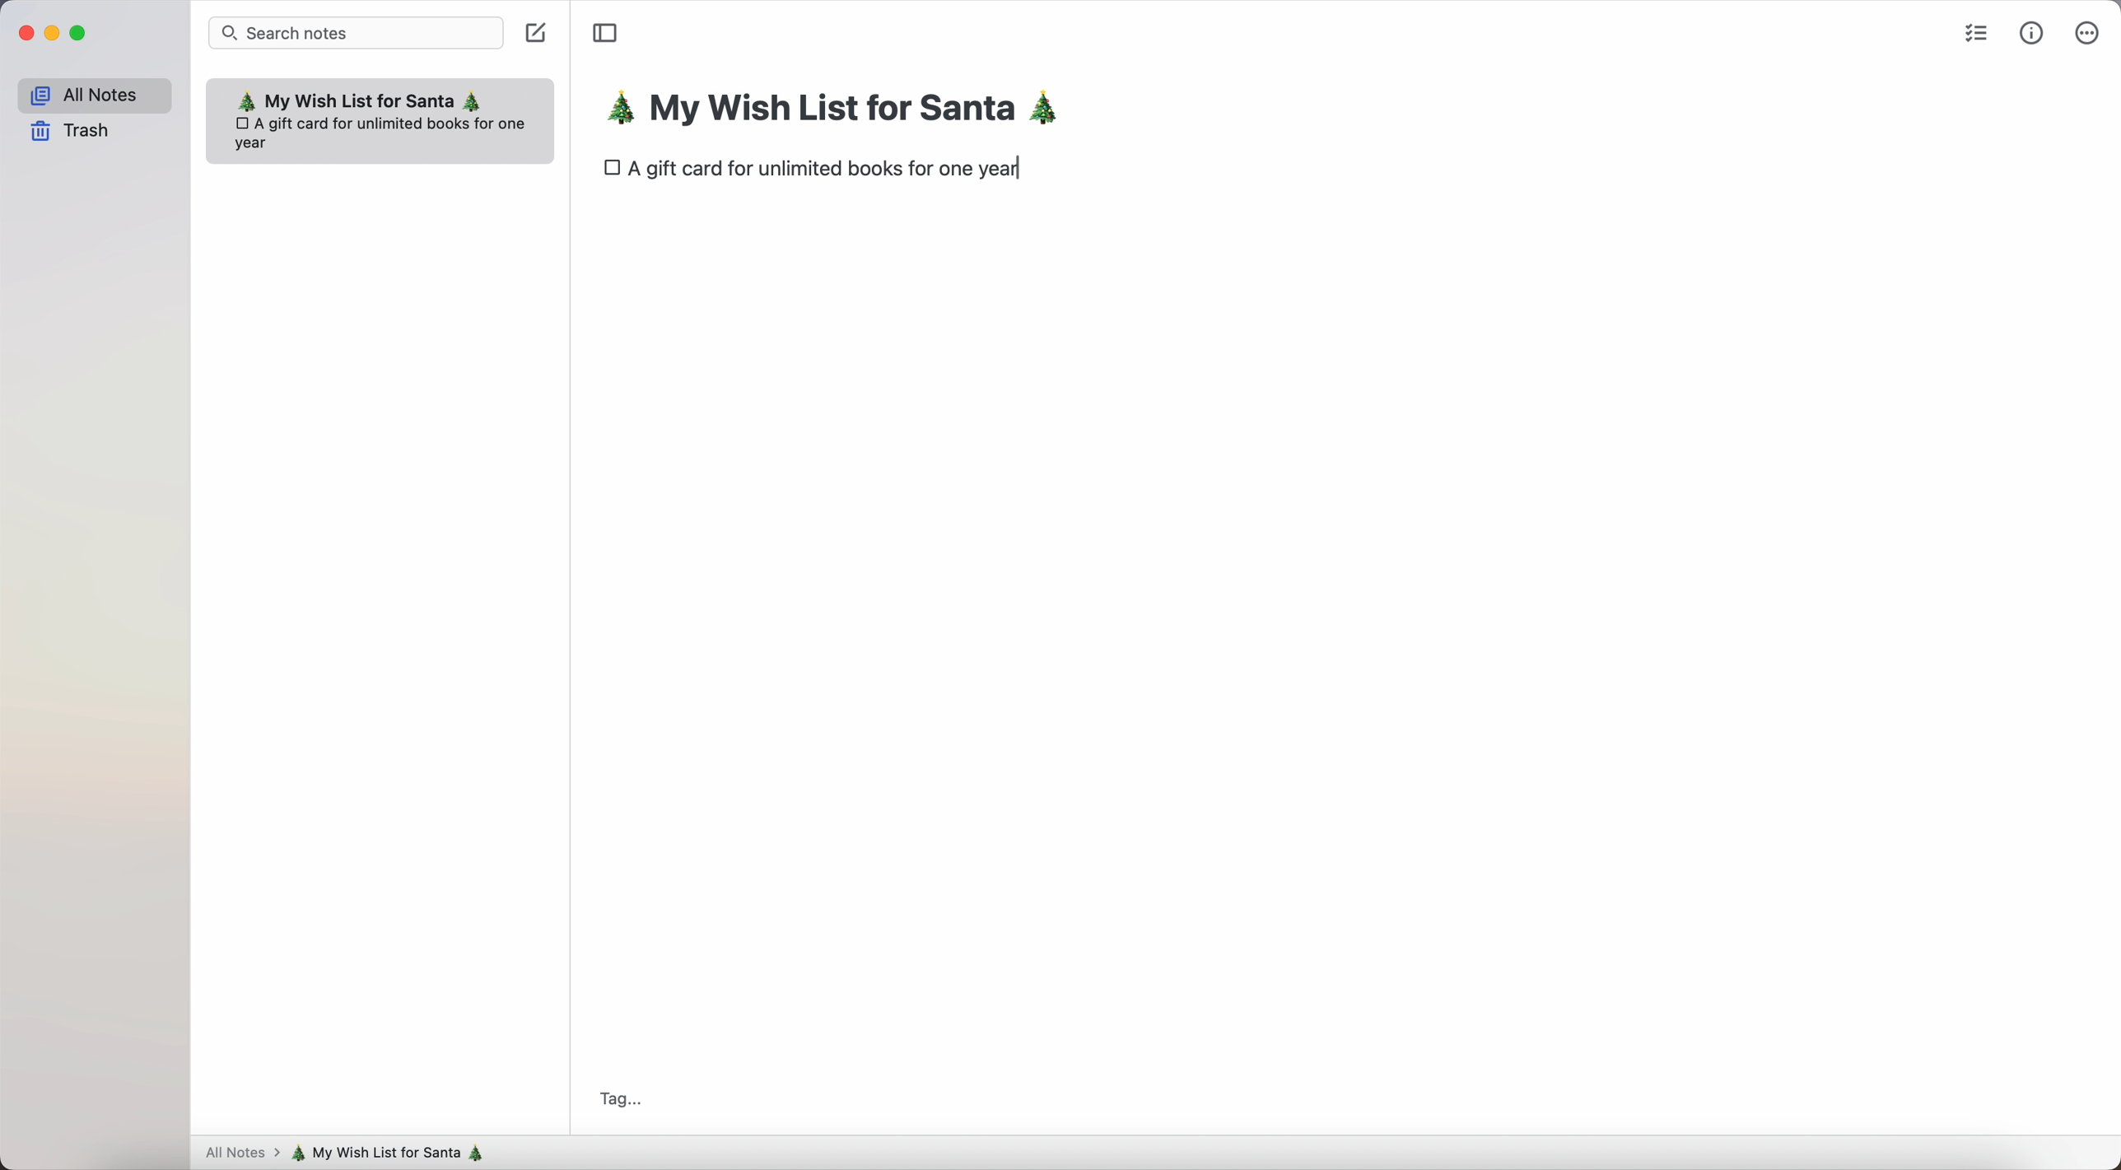 The width and height of the screenshot is (2121, 1170). Describe the element at coordinates (81, 34) in the screenshot. I see `maximize` at that location.